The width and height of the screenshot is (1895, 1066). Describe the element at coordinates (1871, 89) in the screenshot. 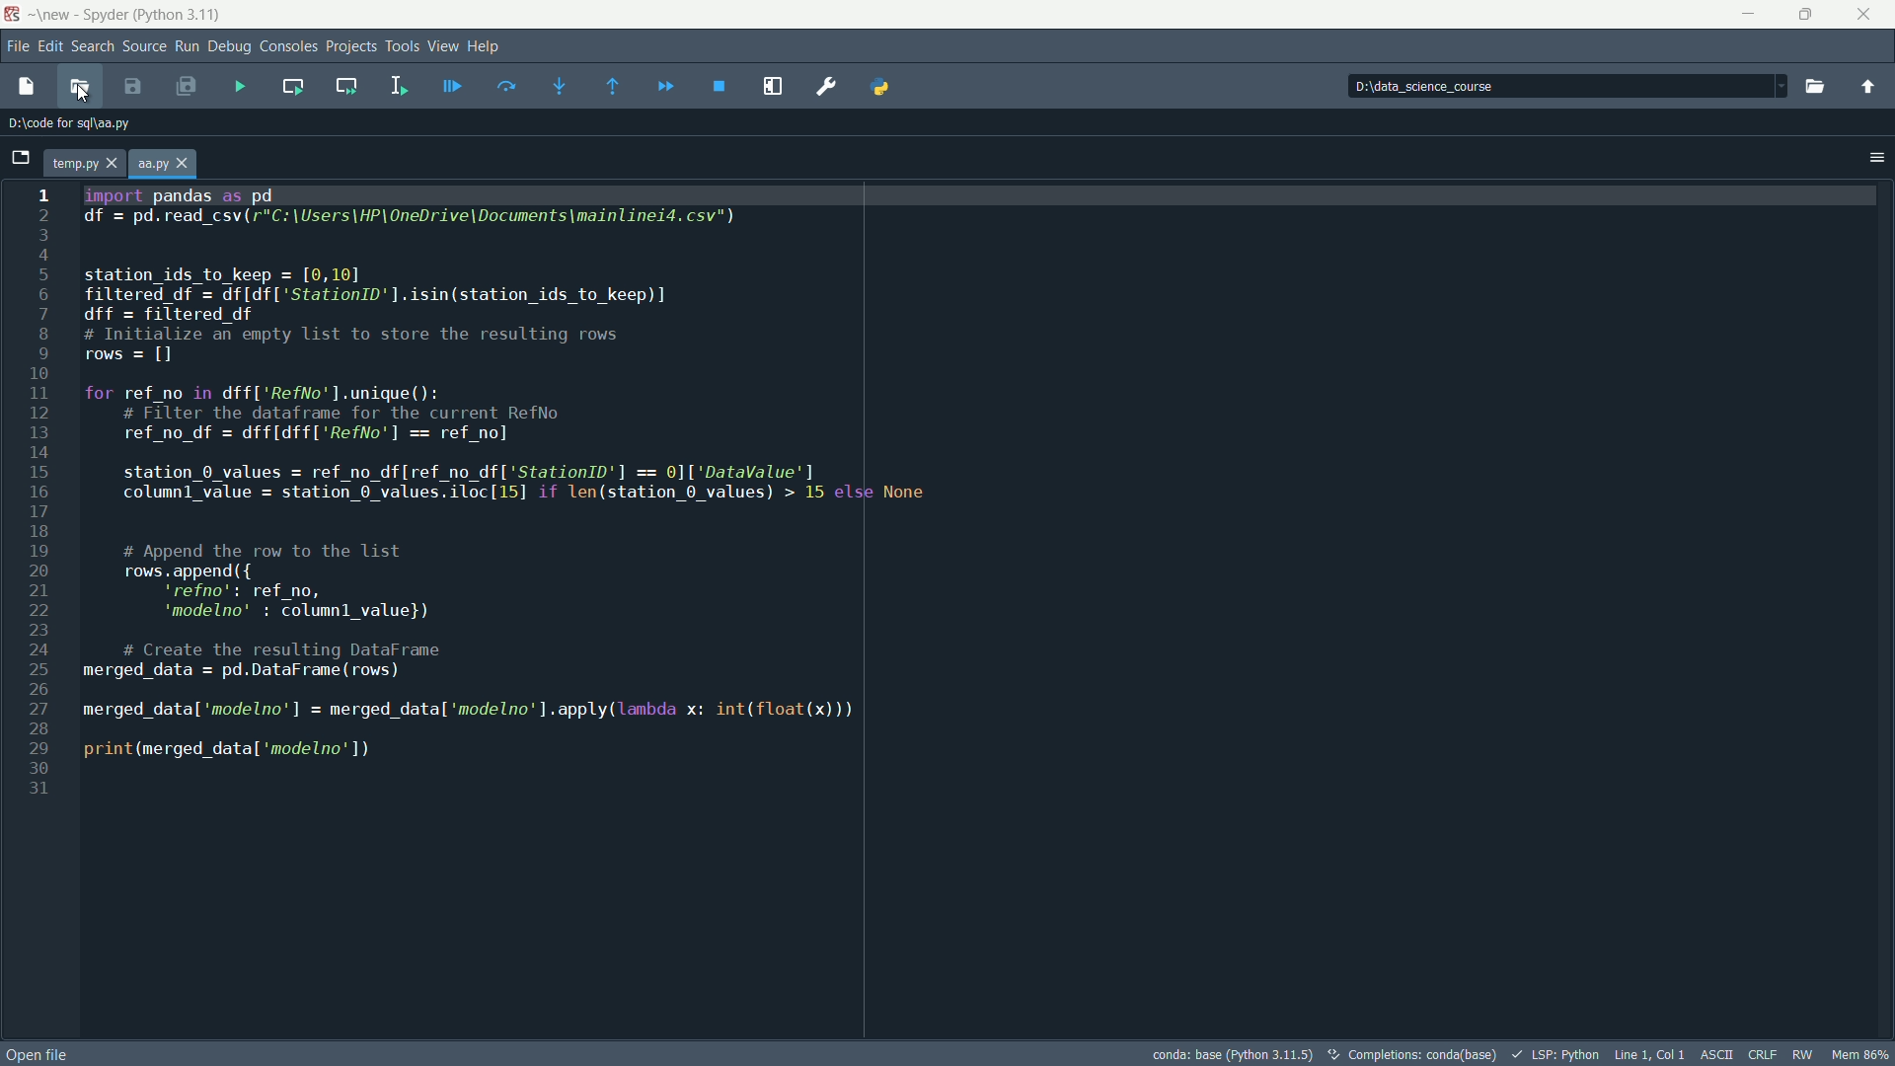

I see `change to parent directory` at that location.